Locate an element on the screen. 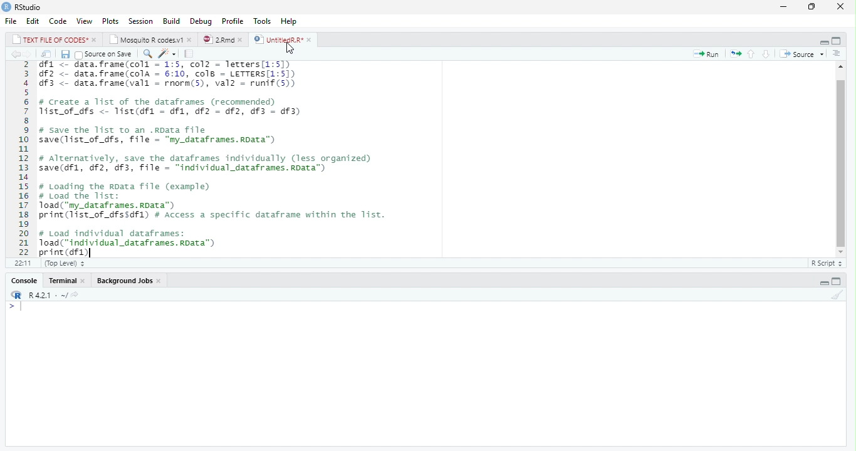 This screenshot has height=451, width=856. Session is located at coordinates (140, 21).